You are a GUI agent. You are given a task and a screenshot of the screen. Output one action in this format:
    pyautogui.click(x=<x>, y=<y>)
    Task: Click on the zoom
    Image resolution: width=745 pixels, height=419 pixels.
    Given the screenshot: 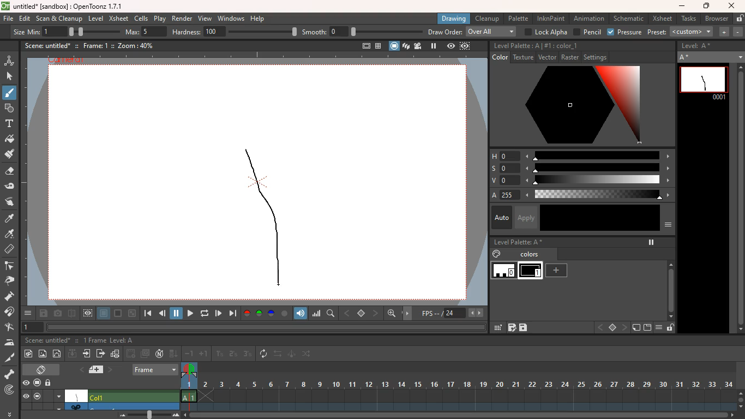 What is the action you would take?
    pyautogui.click(x=741, y=398)
    